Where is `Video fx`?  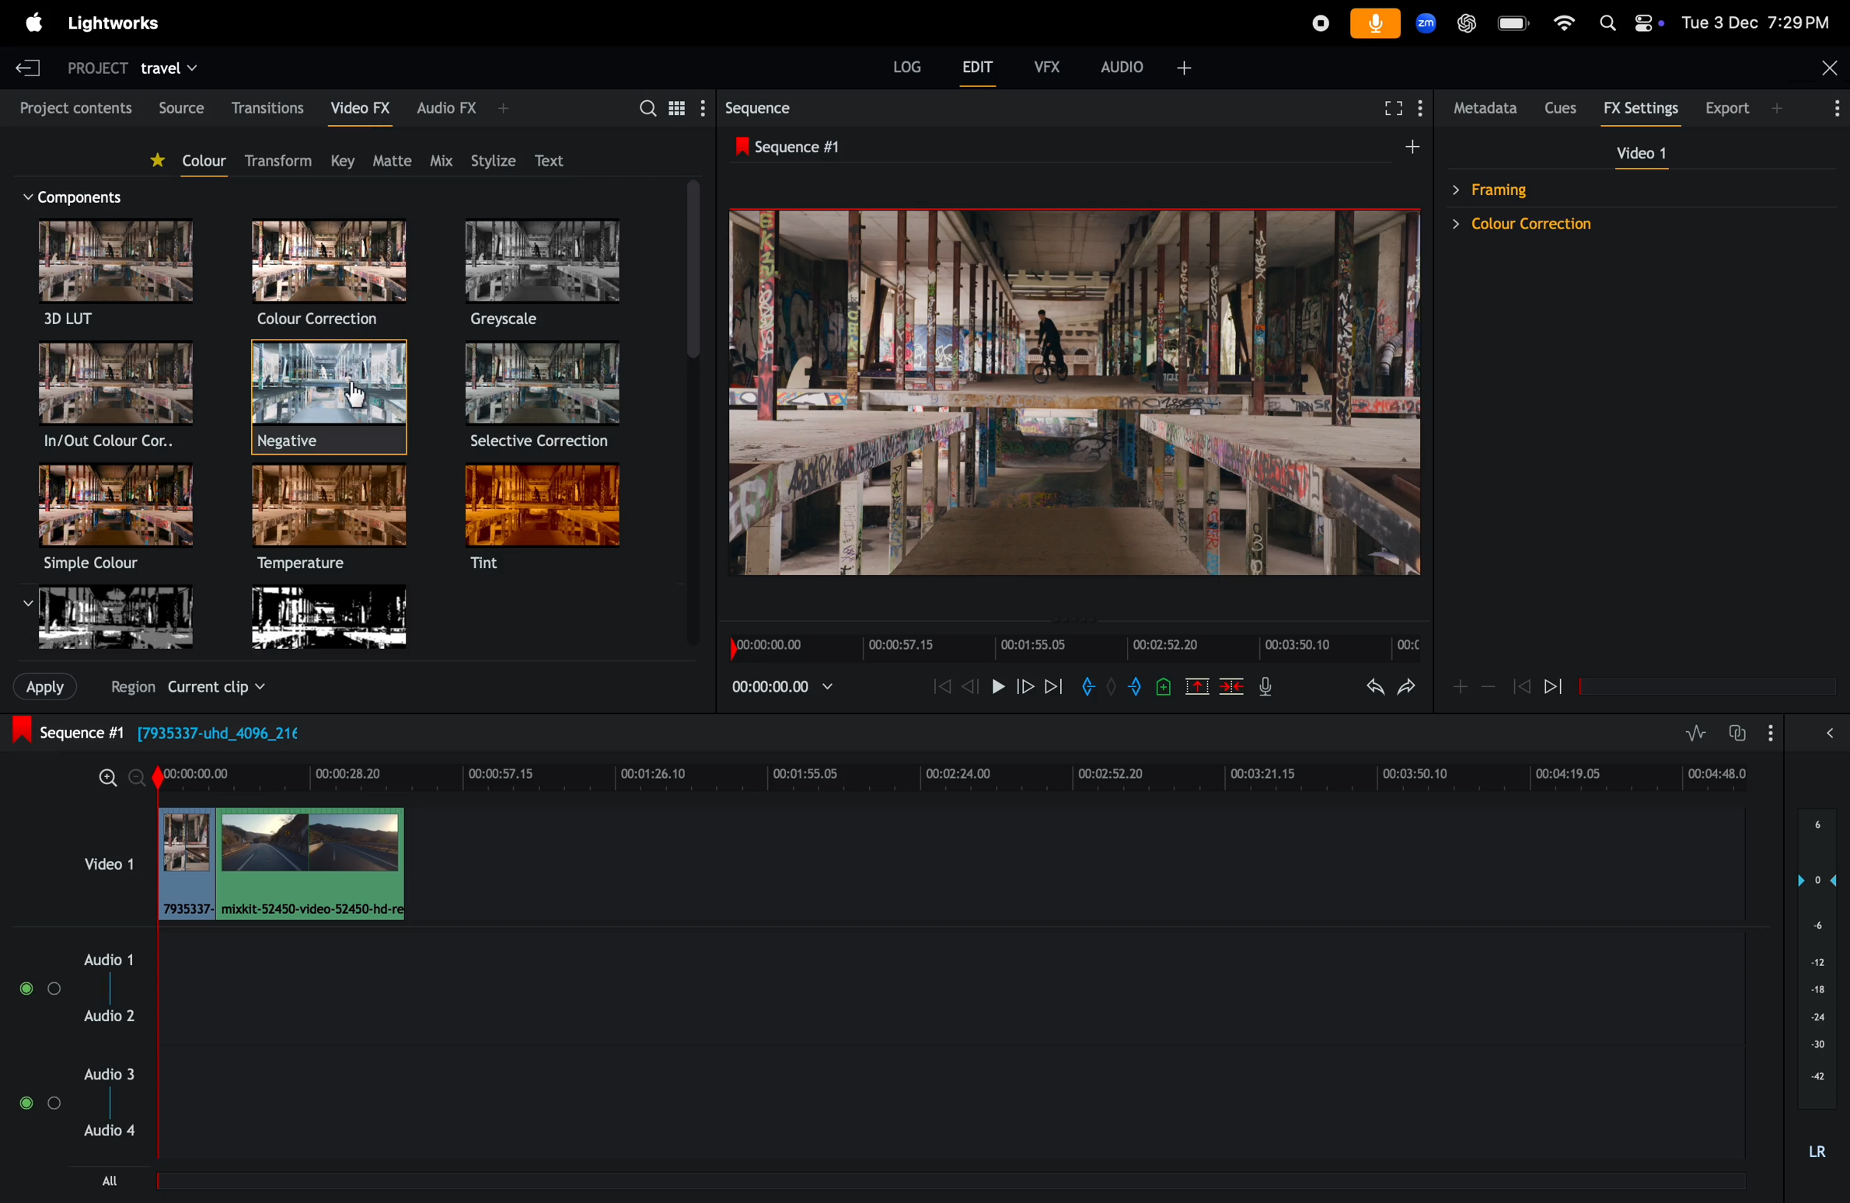 Video fx is located at coordinates (357, 106).